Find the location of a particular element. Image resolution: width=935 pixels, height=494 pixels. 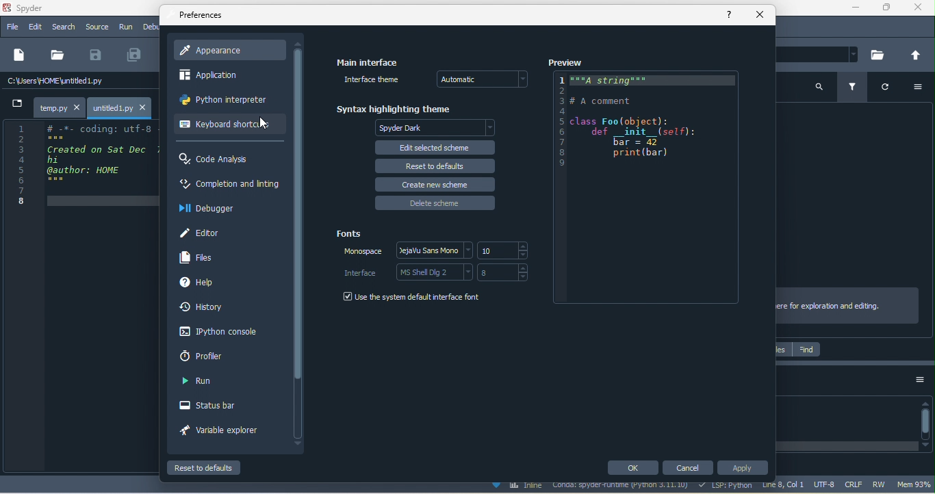

coding is located at coordinates (651, 190).